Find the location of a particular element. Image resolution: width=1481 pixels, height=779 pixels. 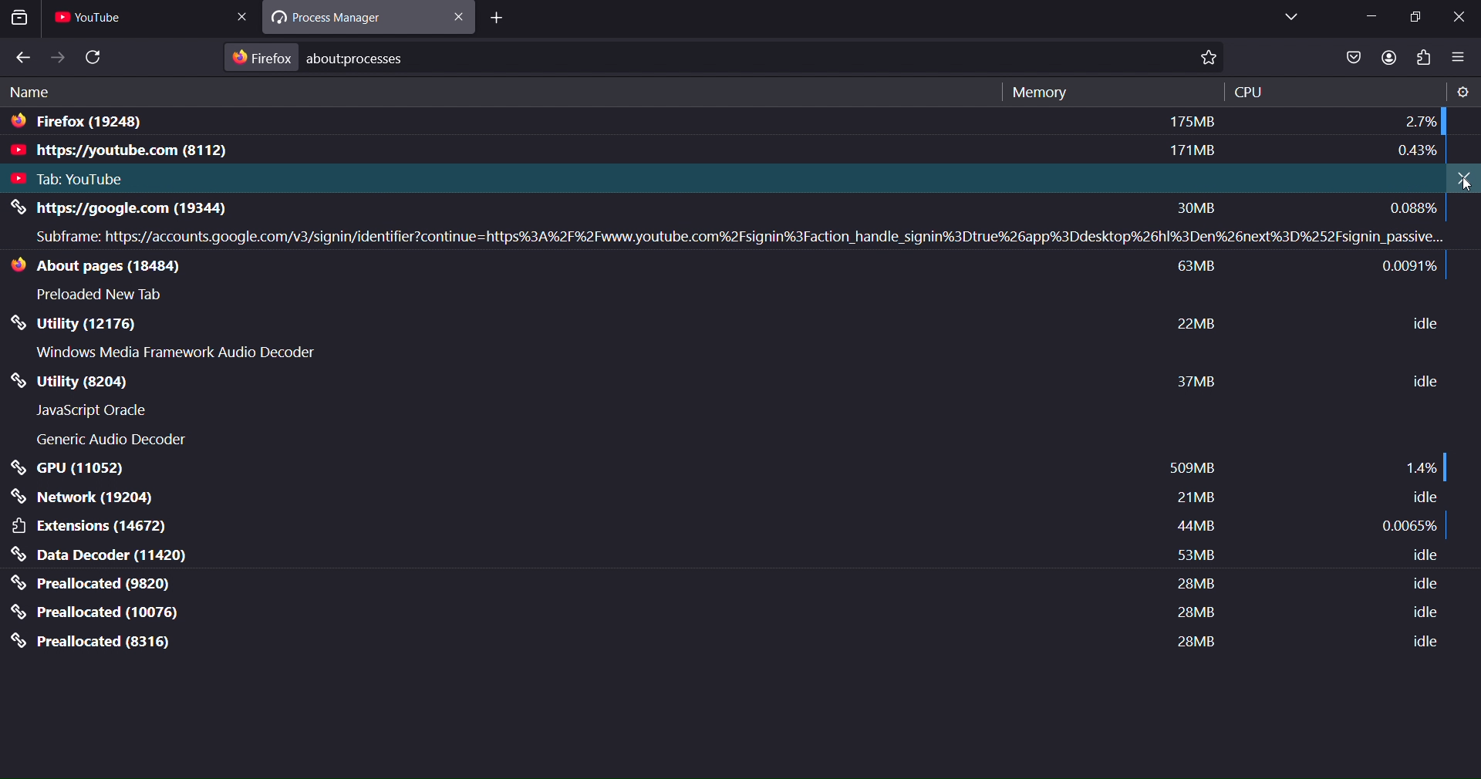

171 MB is located at coordinates (1195, 152).